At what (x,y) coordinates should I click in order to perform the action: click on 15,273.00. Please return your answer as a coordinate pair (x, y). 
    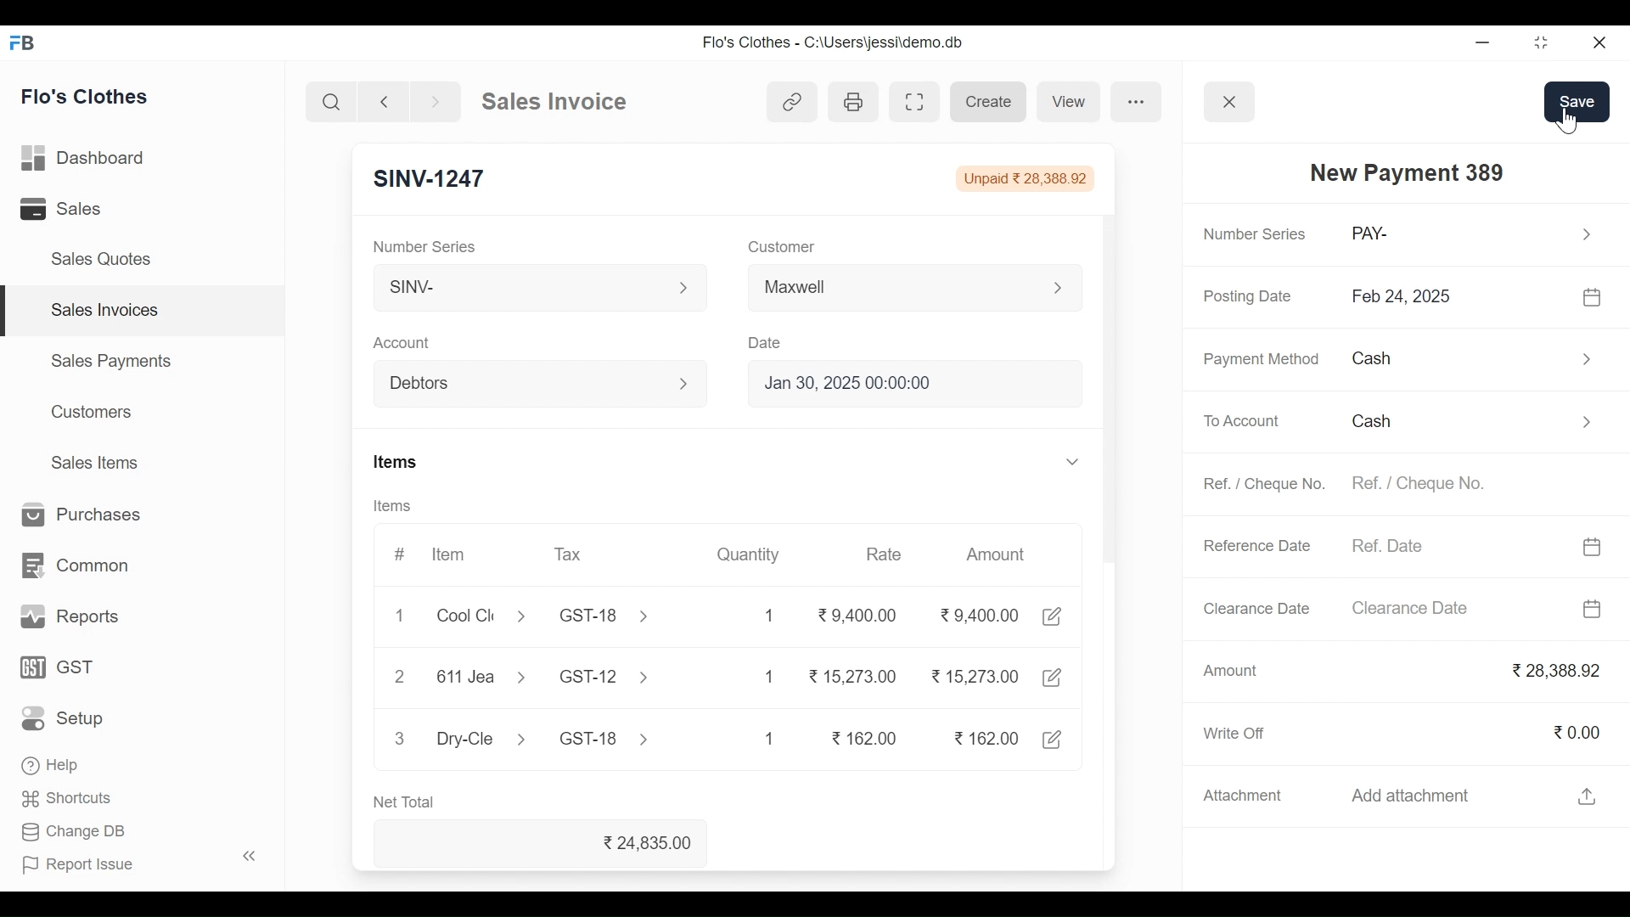
    Looking at the image, I should click on (846, 675).